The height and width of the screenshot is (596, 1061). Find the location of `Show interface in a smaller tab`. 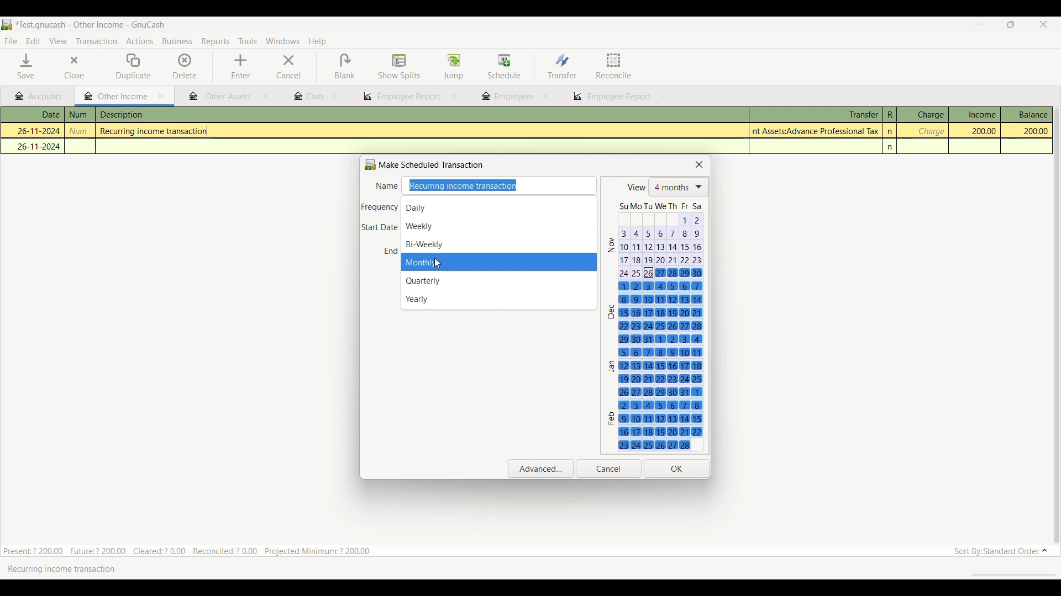

Show interface in a smaller tab is located at coordinates (1015, 25).